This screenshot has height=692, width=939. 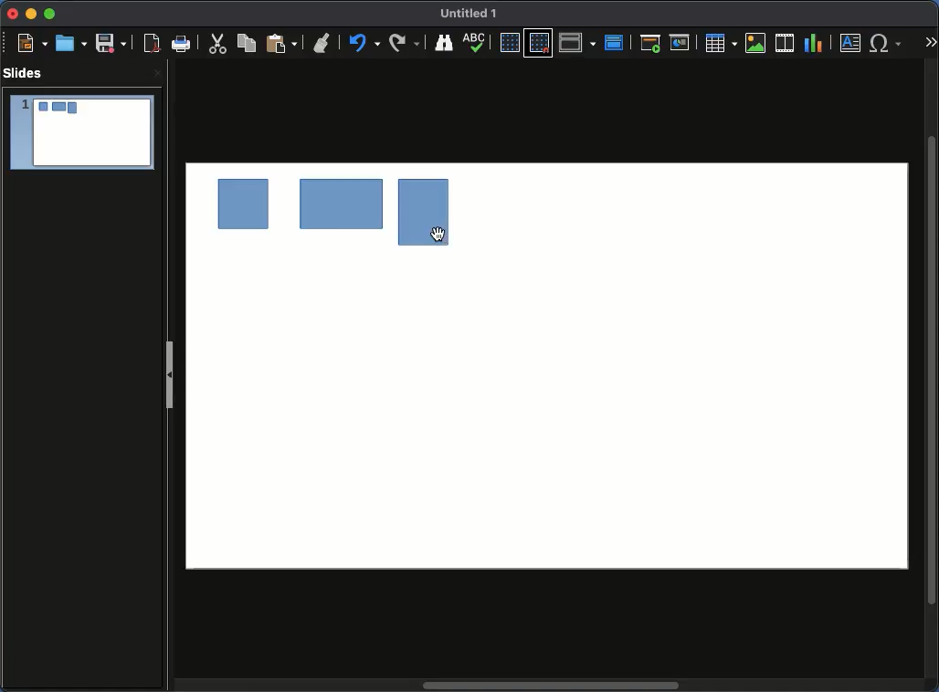 I want to click on Spelling, so click(x=443, y=43).